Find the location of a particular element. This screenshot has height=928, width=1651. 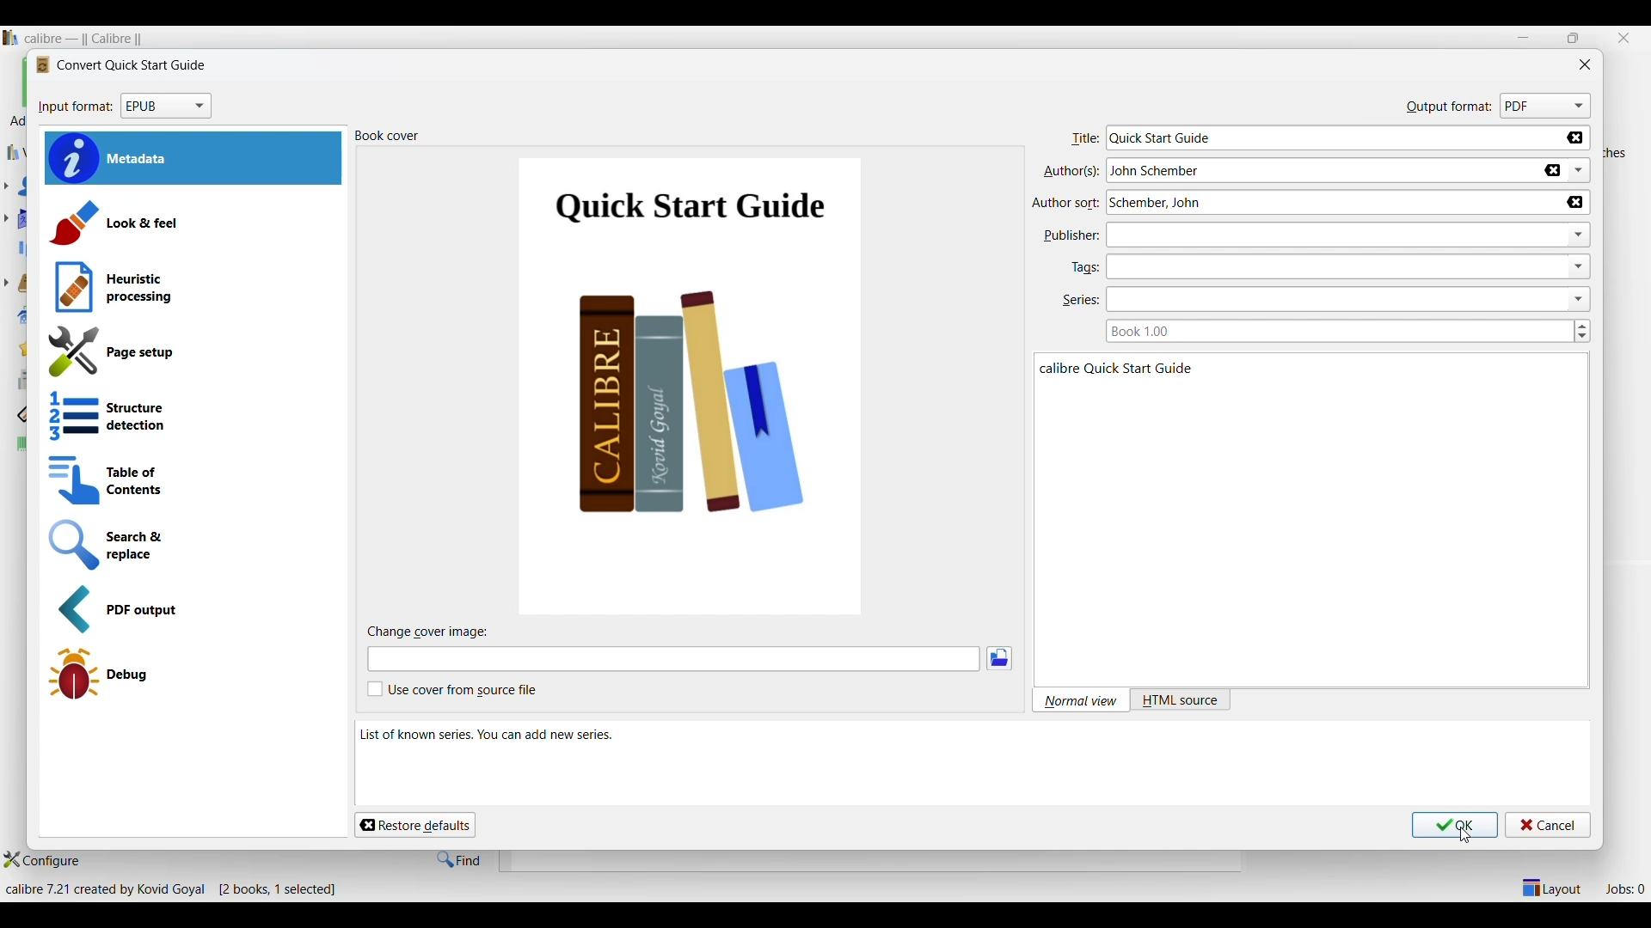

Save inputs is located at coordinates (1455, 826).